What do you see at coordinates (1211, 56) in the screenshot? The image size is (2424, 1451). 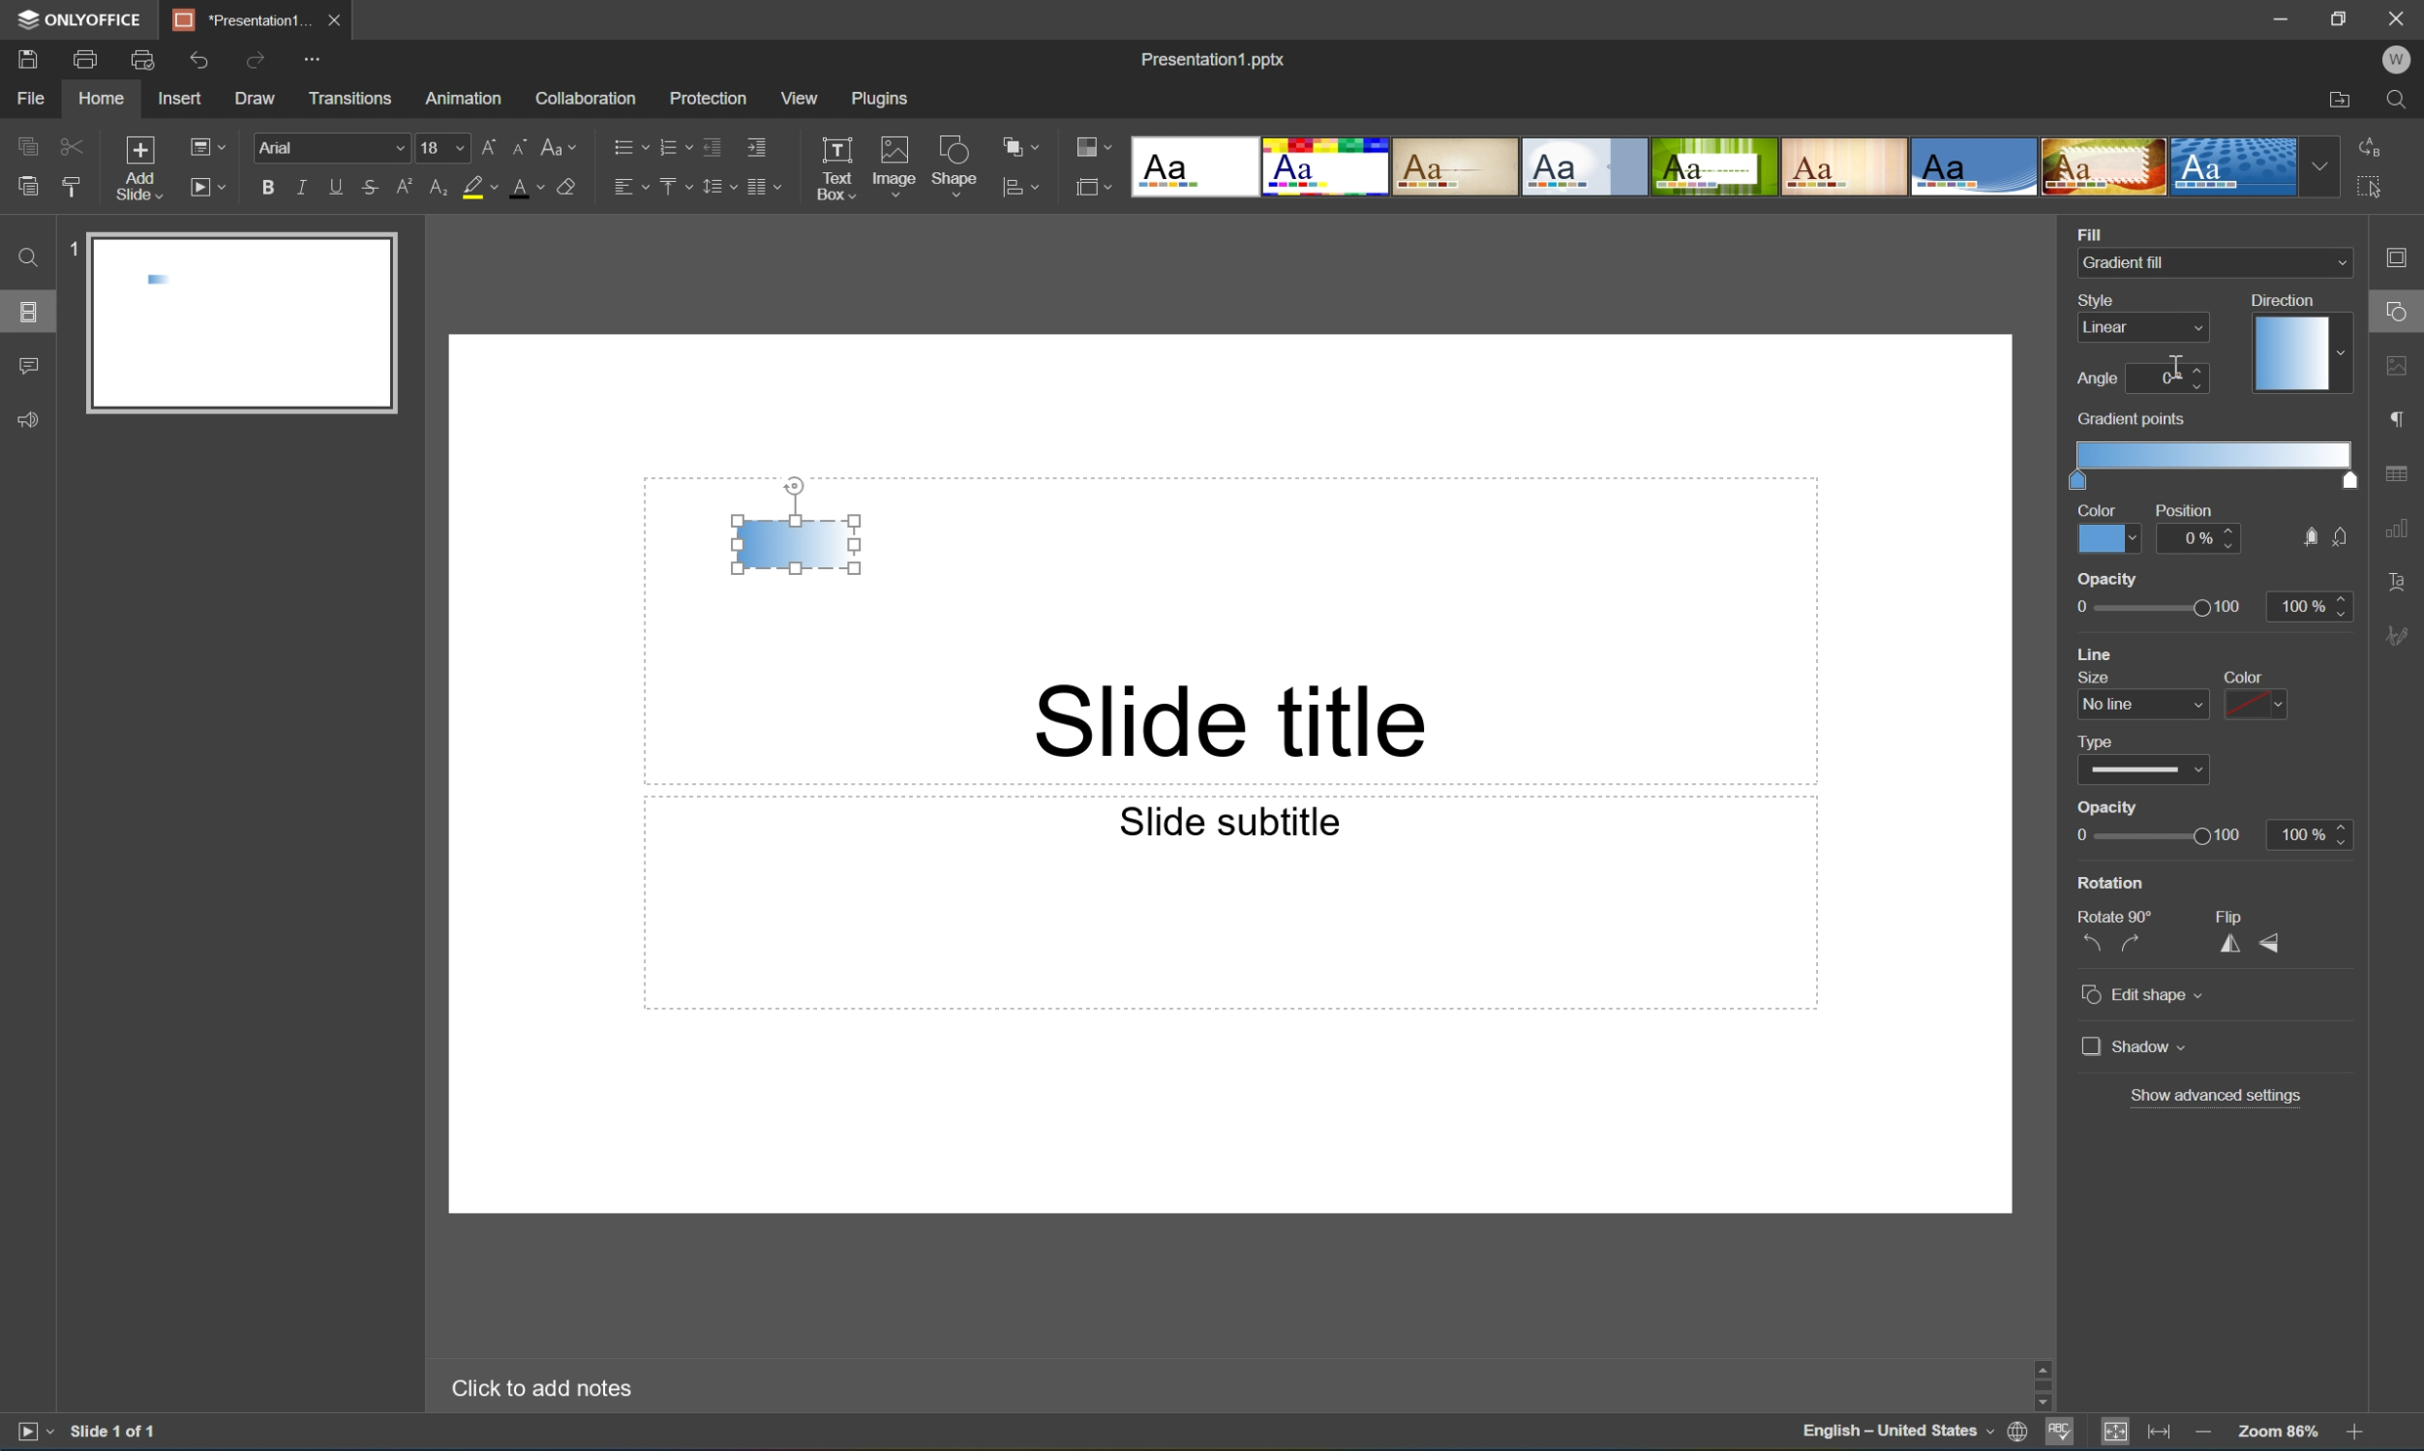 I see `Presentation1.pptx` at bounding box center [1211, 56].